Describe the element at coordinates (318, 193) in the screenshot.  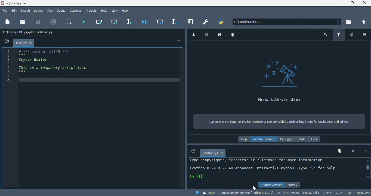
I see `line 8, col1 utf 8` at that location.